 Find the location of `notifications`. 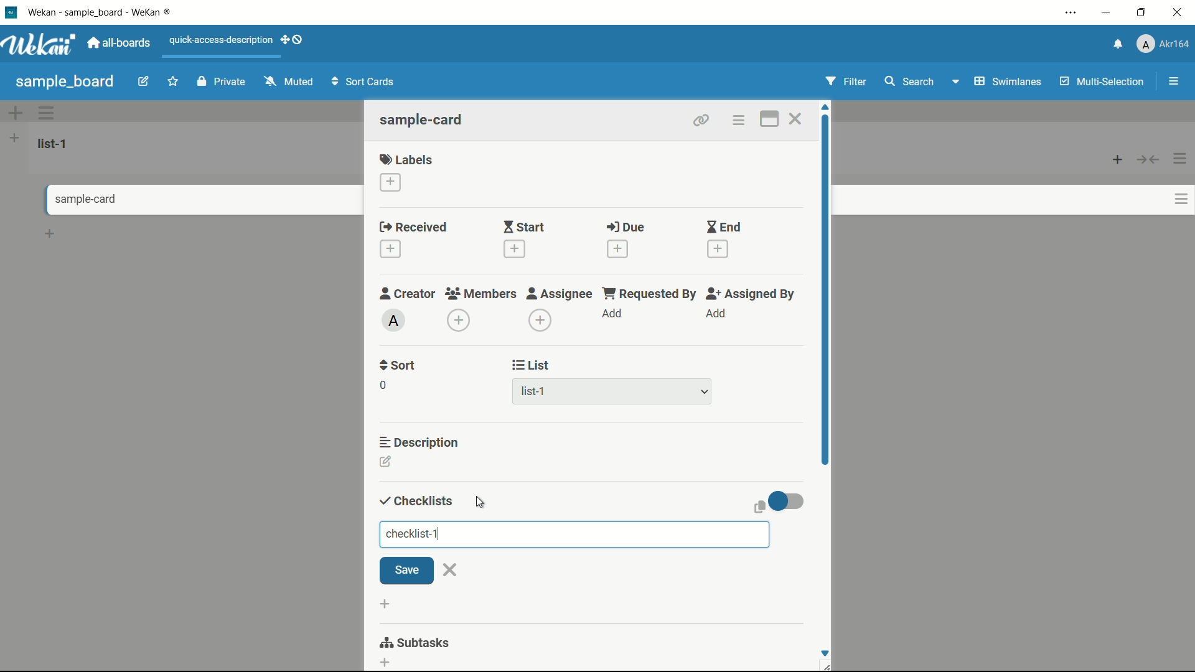

notifications is located at coordinates (1116, 43).